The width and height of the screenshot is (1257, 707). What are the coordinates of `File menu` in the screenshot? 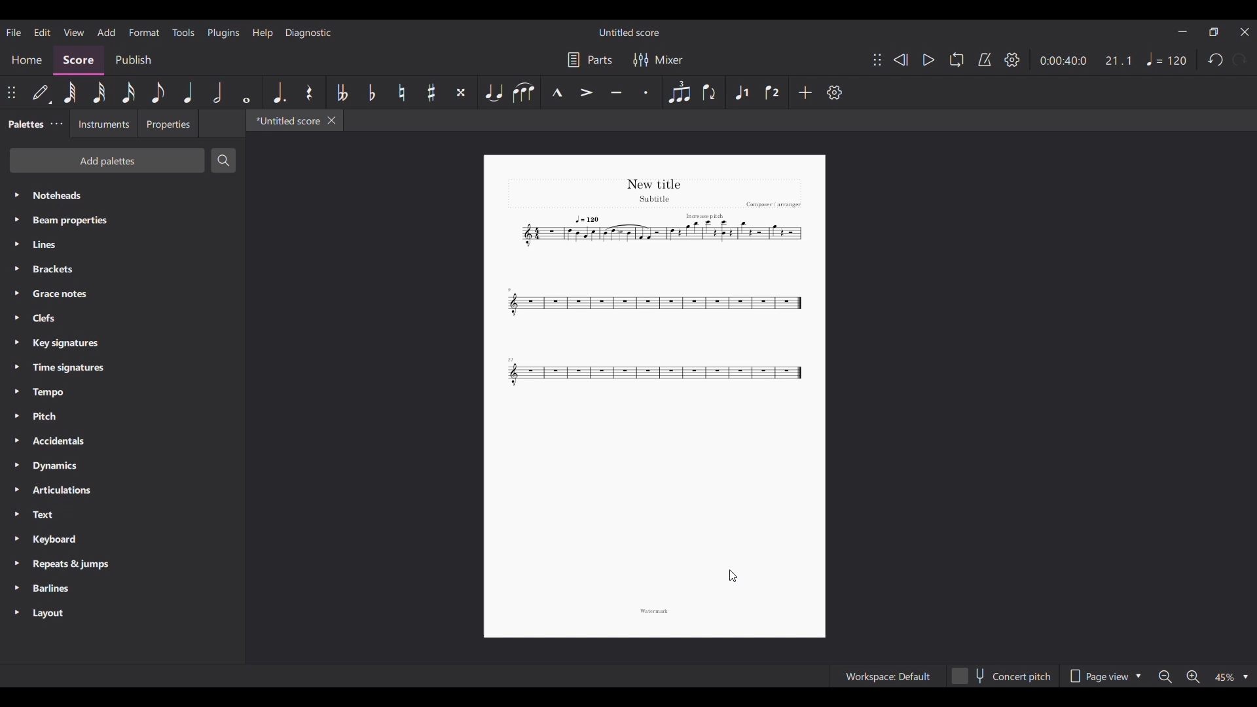 It's located at (14, 32).